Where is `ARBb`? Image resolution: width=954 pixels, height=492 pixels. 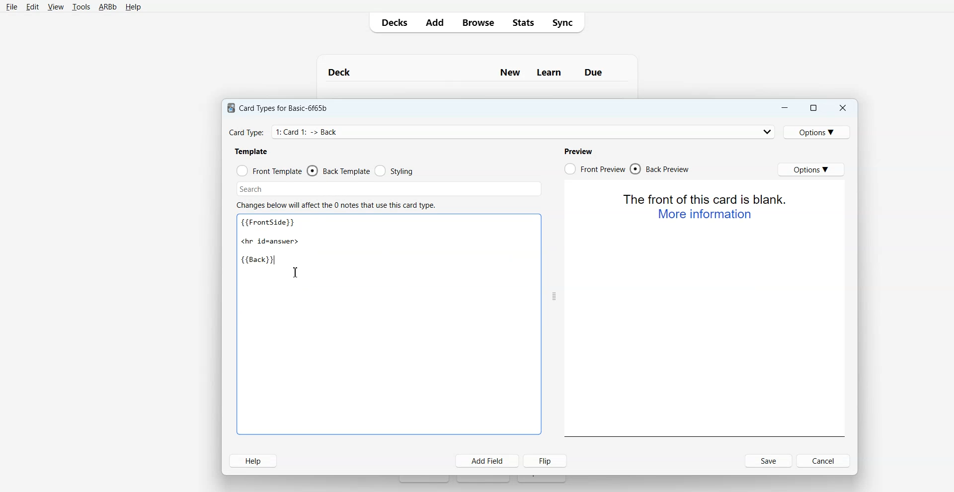
ARBb is located at coordinates (108, 7).